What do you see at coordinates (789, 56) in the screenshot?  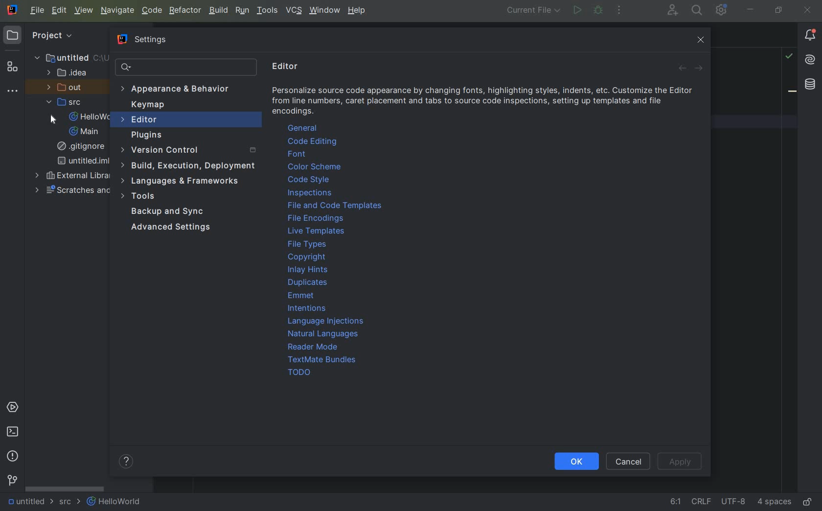 I see `highlight problems` at bounding box center [789, 56].